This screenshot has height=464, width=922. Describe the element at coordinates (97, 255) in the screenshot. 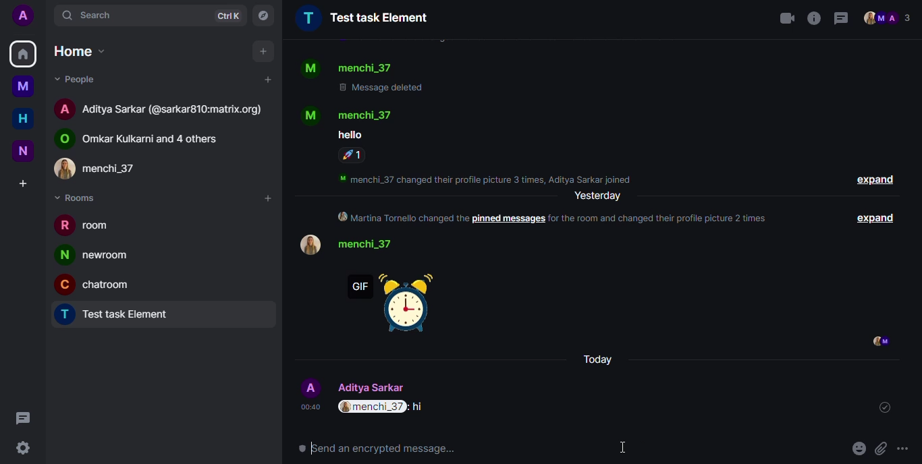

I see `newroom` at that location.